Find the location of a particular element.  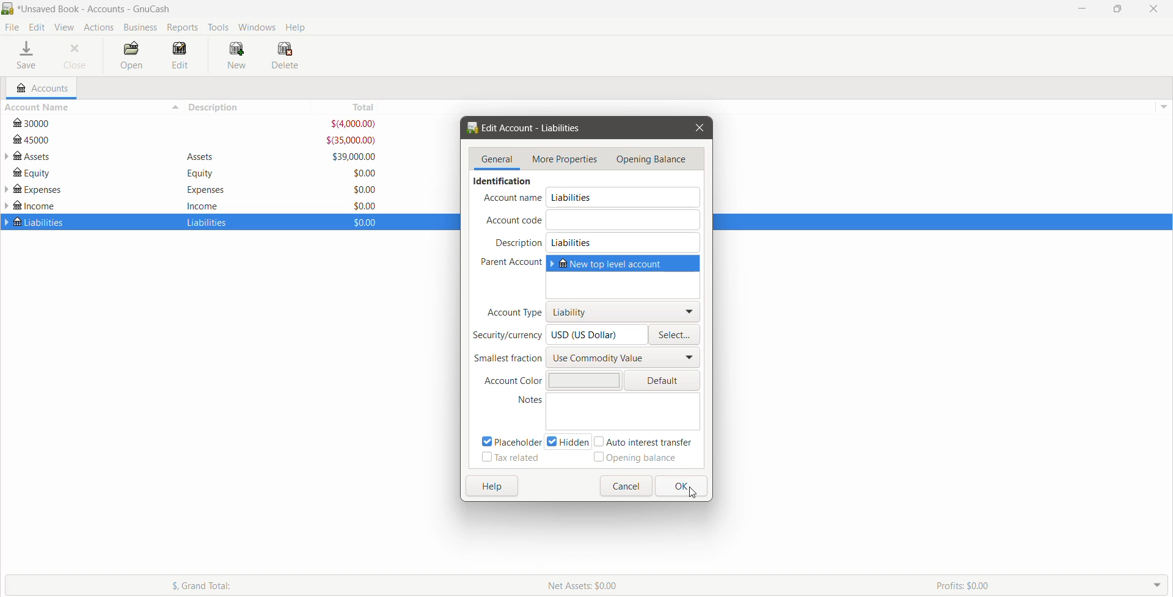

expand subaccounts is located at coordinates (7, 222).